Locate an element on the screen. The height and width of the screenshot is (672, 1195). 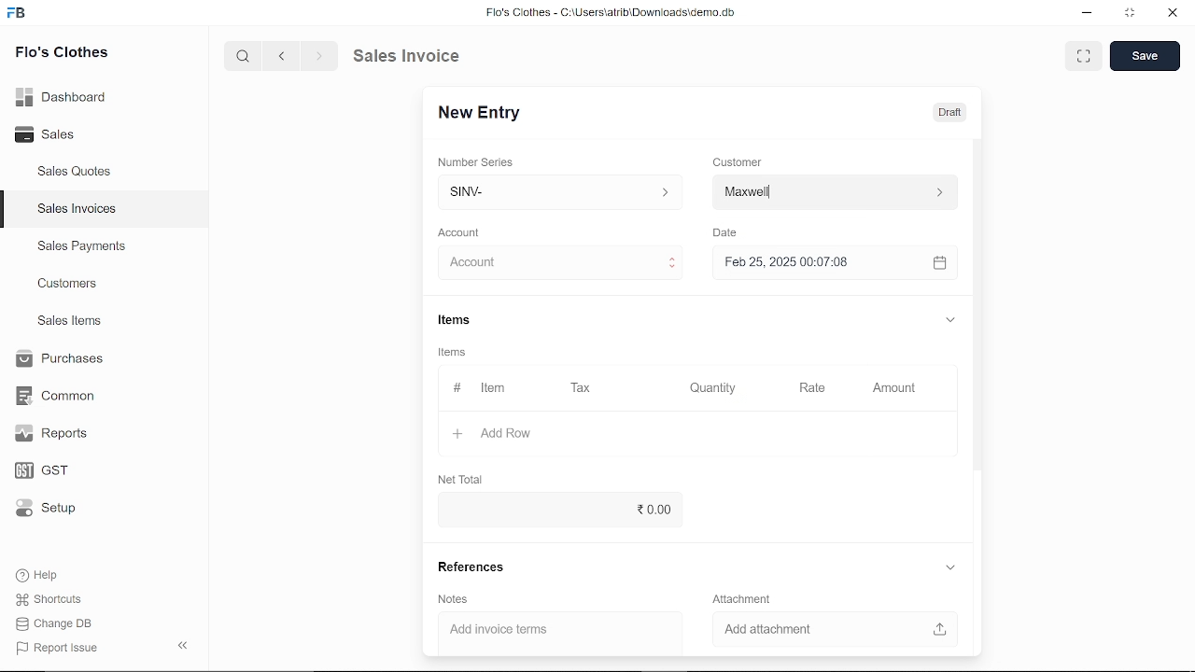
open calender is located at coordinates (939, 263).